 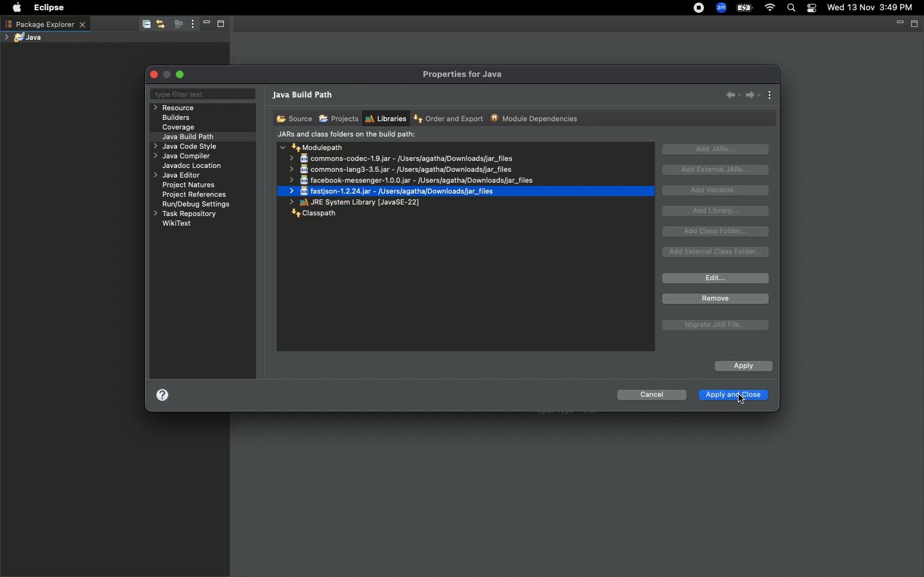 What do you see at coordinates (176, 118) in the screenshot?
I see `Builders` at bounding box center [176, 118].